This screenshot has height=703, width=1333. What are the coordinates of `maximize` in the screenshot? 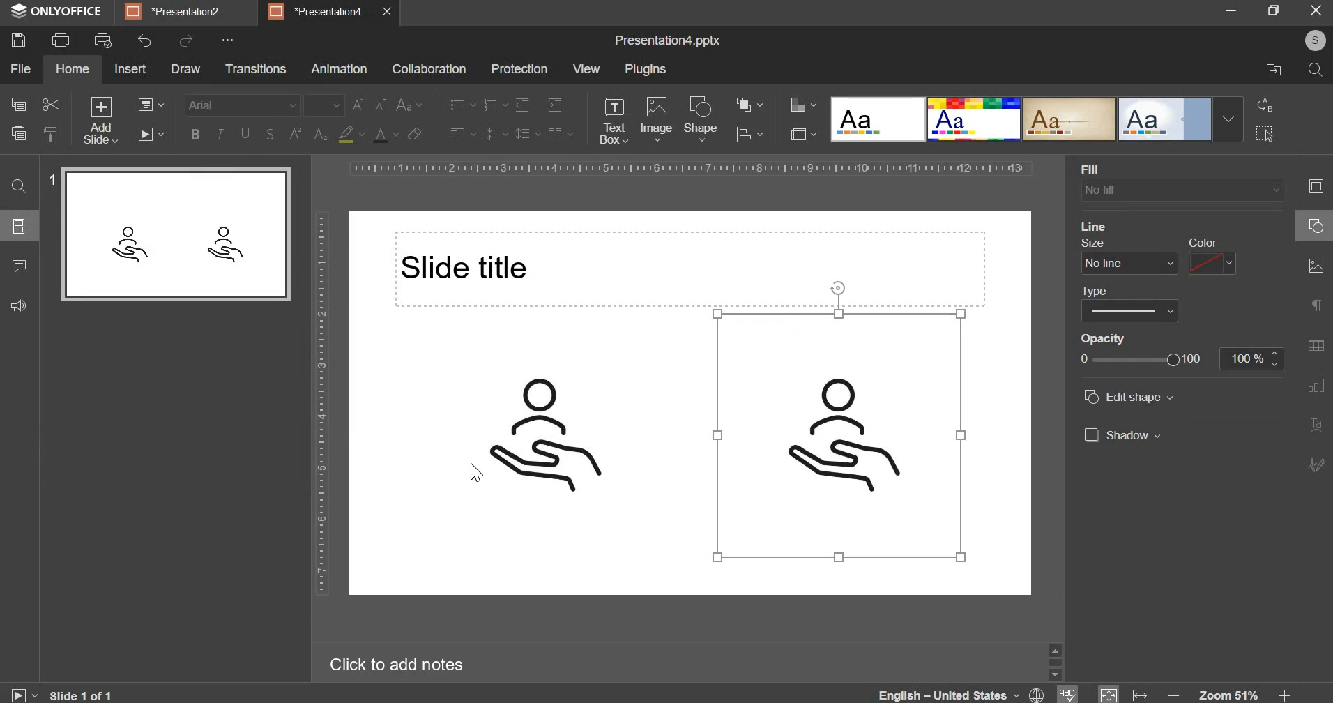 It's located at (1275, 10).